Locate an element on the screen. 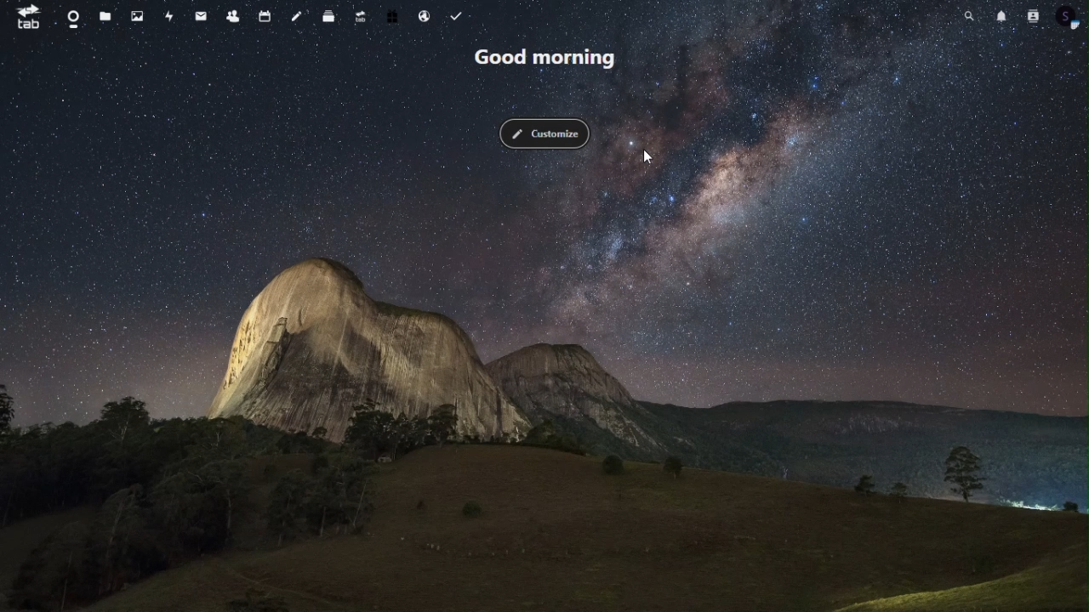 This screenshot has width=1089, height=612. cursor is located at coordinates (649, 157).